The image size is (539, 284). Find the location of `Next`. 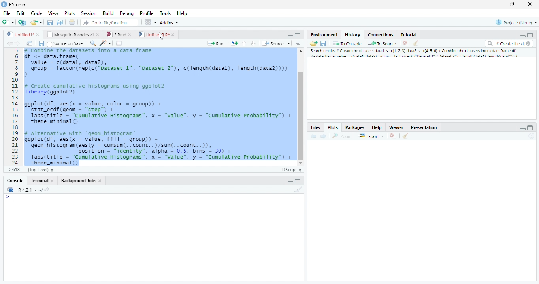

Next is located at coordinates (323, 137).